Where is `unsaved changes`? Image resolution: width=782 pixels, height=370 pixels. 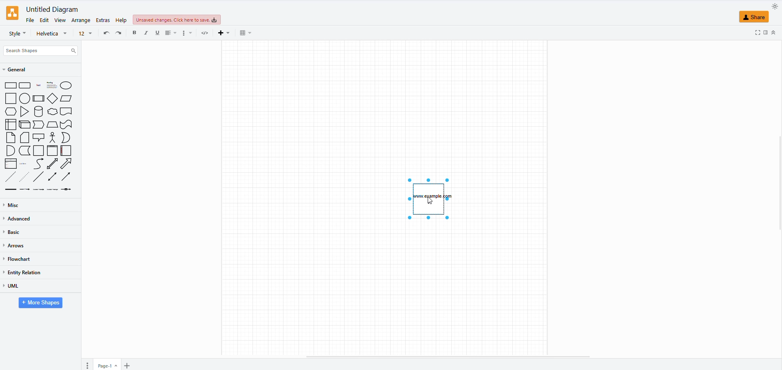
unsaved changes is located at coordinates (176, 20).